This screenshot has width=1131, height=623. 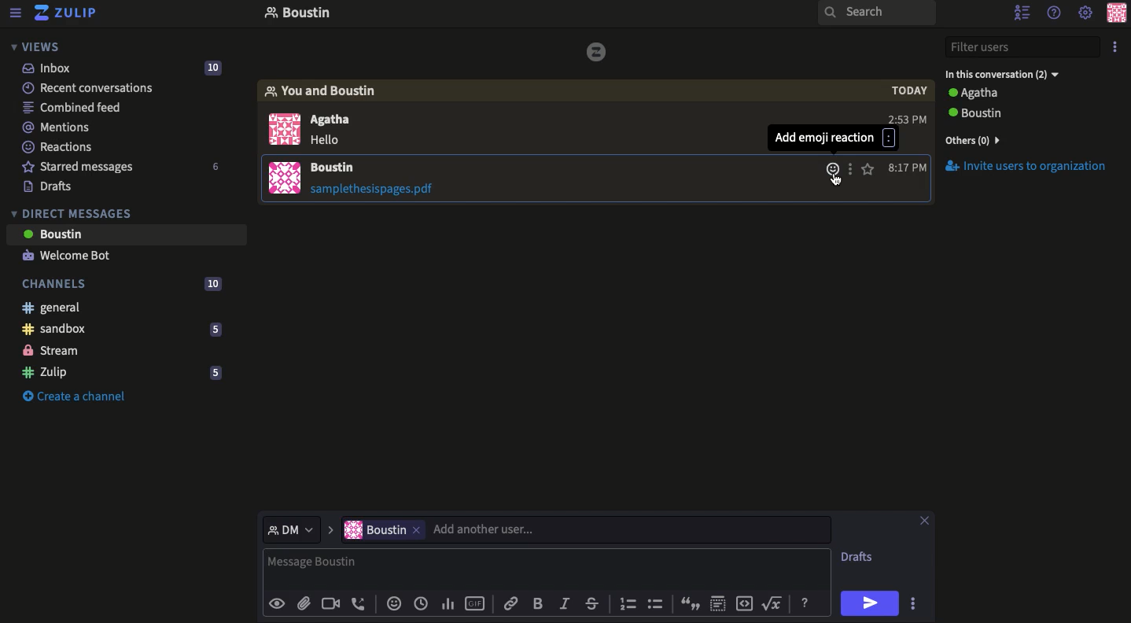 What do you see at coordinates (328, 90) in the screenshot?
I see `You and boustin` at bounding box center [328, 90].